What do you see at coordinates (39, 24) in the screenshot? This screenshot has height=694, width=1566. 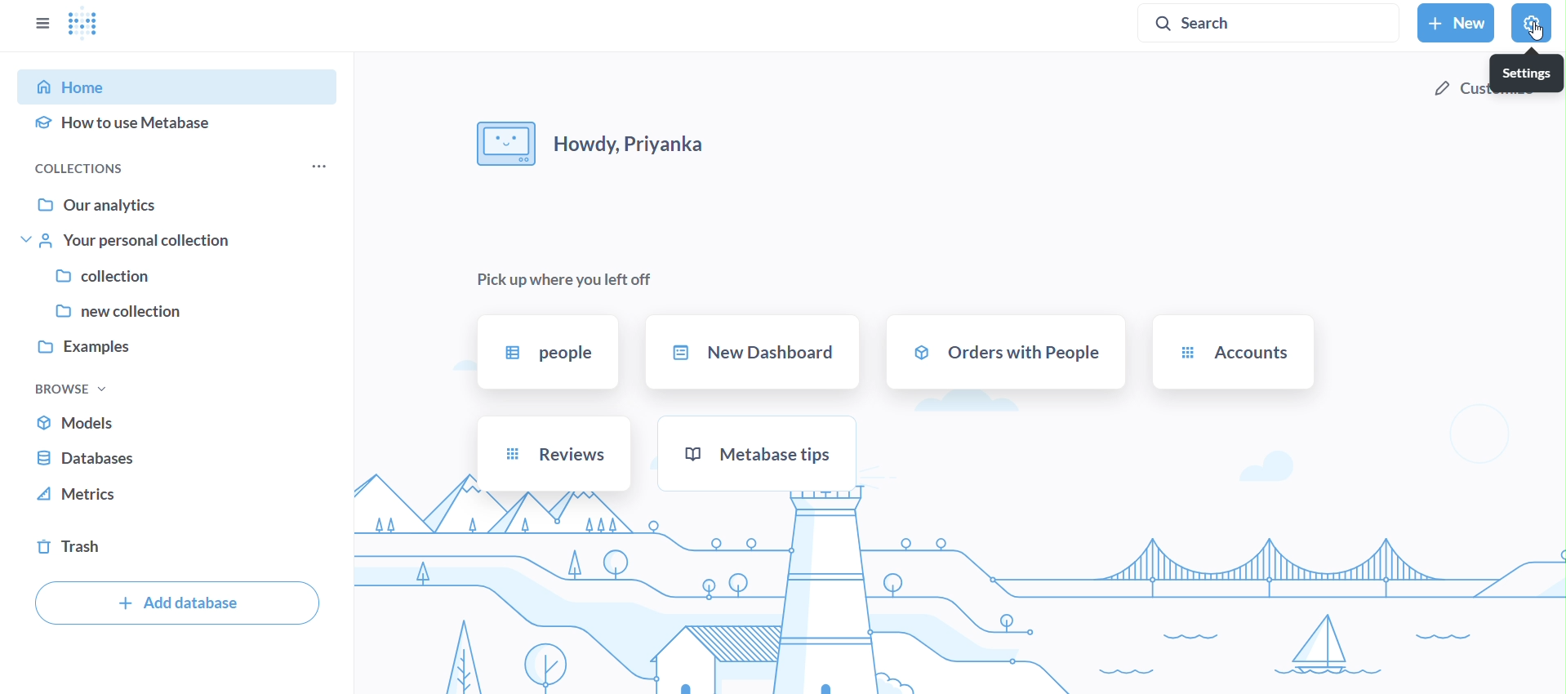 I see `close sidebar` at bounding box center [39, 24].